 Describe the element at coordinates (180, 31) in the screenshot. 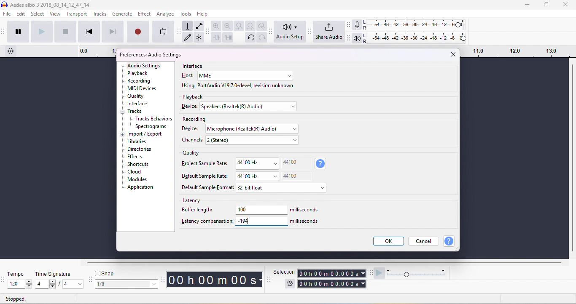

I see `audacity tools toolbar` at that location.